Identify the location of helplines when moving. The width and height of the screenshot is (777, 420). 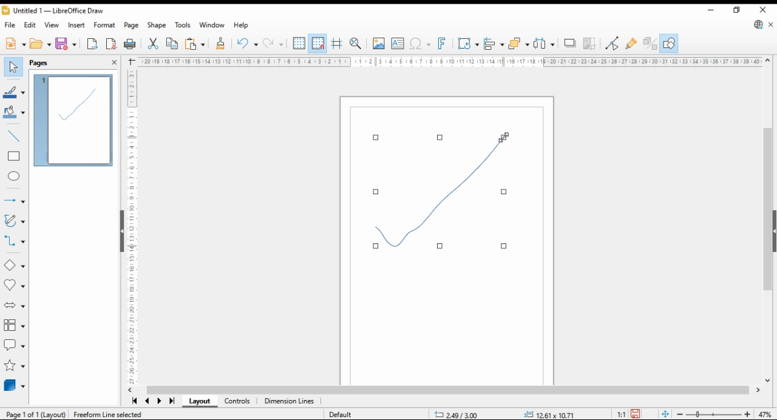
(338, 44).